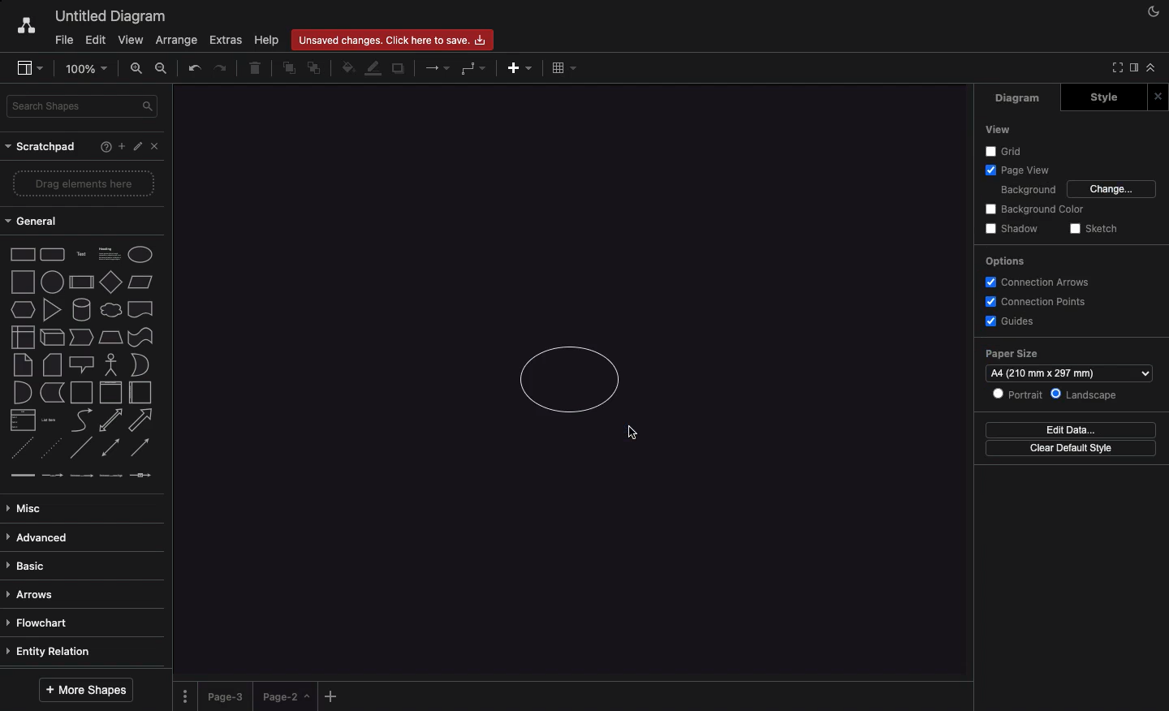 Image resolution: width=1169 pixels, height=711 pixels. What do you see at coordinates (63, 39) in the screenshot?
I see `File` at bounding box center [63, 39].